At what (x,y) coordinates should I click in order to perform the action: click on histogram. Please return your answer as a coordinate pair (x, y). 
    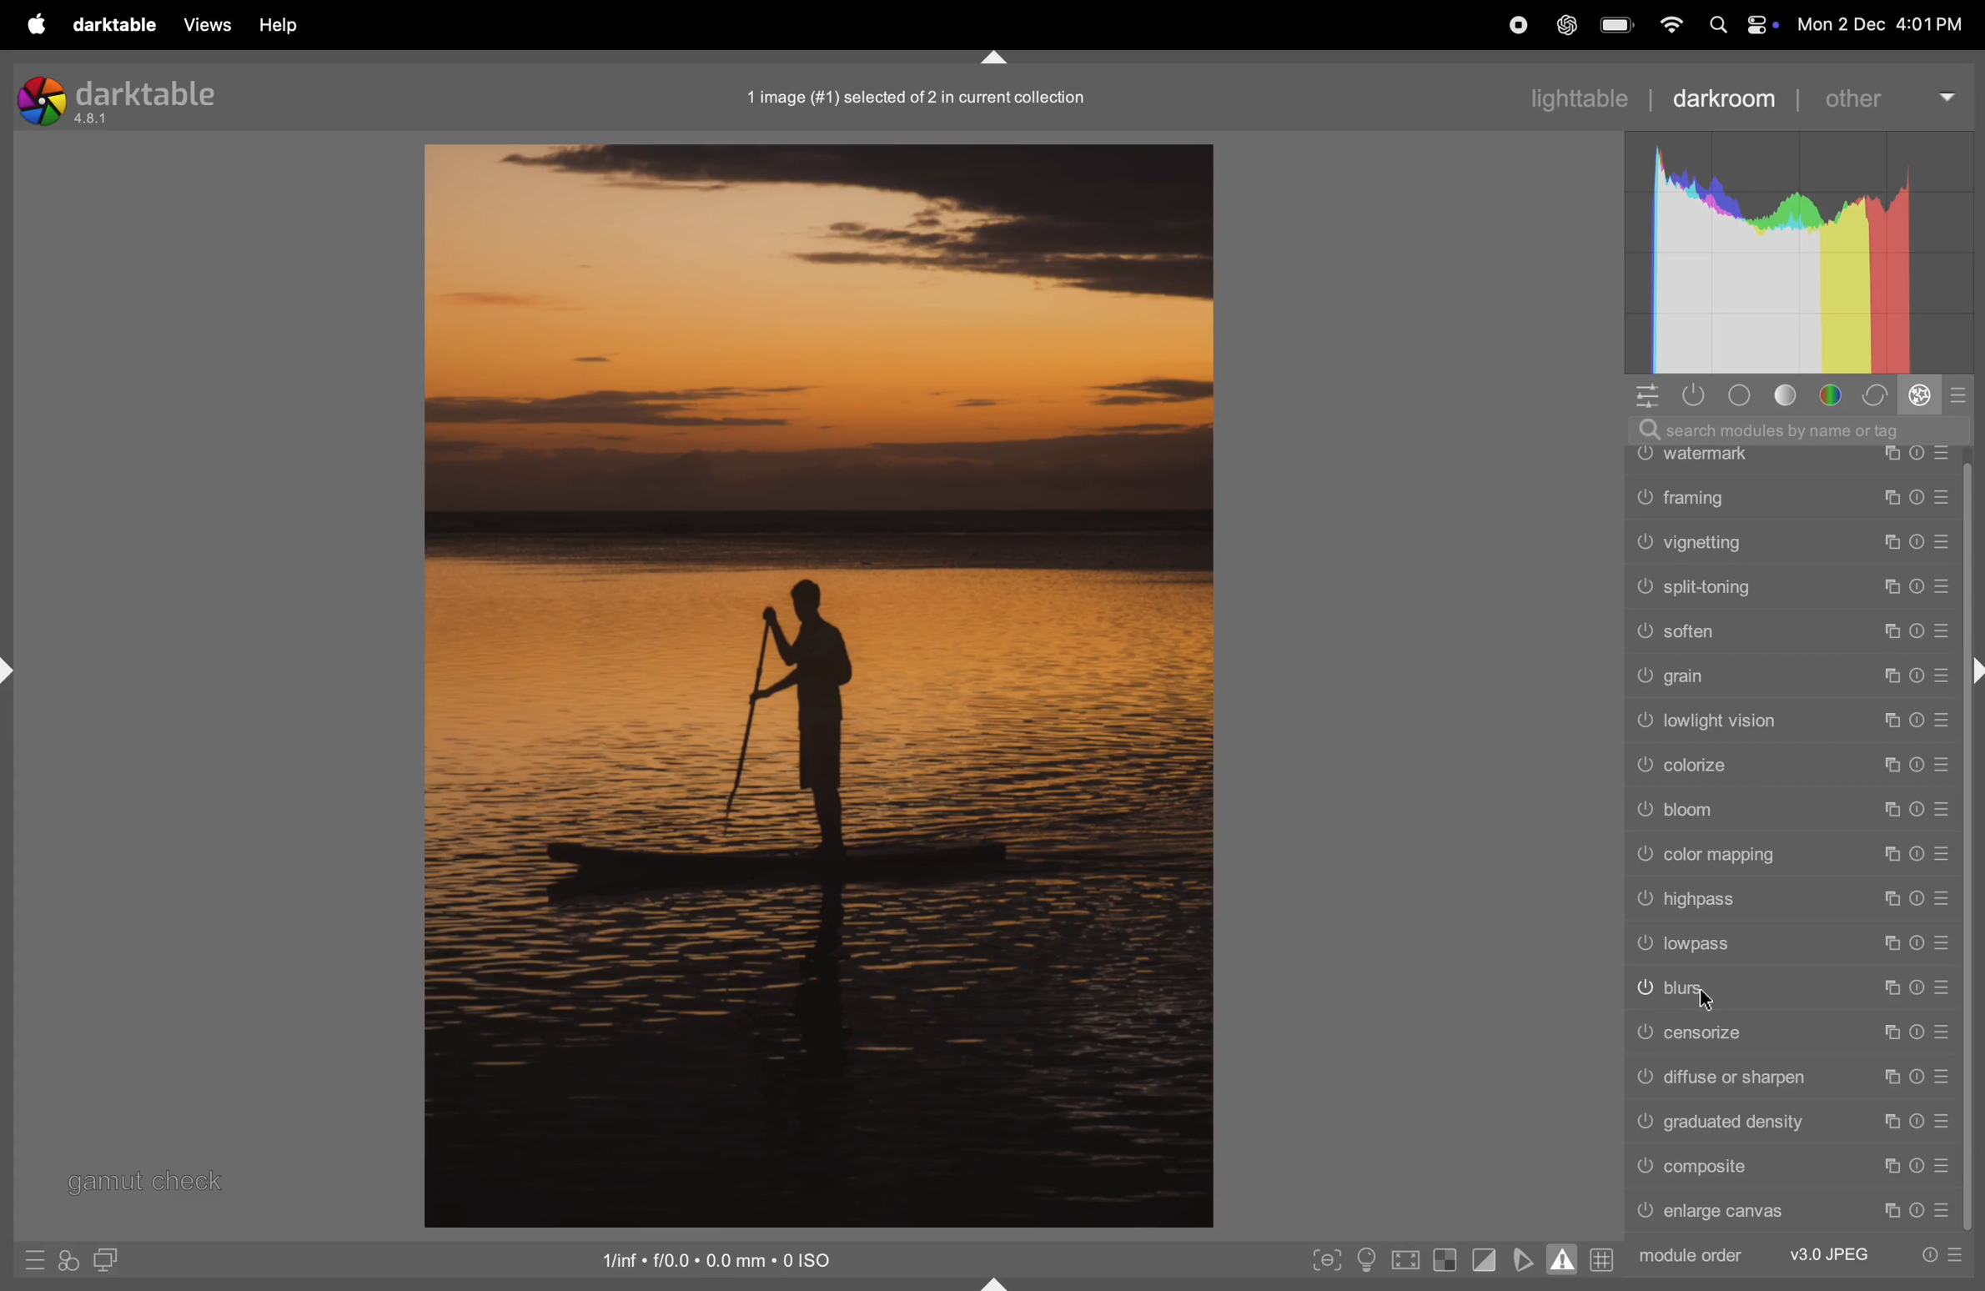
    Looking at the image, I should click on (1797, 254).